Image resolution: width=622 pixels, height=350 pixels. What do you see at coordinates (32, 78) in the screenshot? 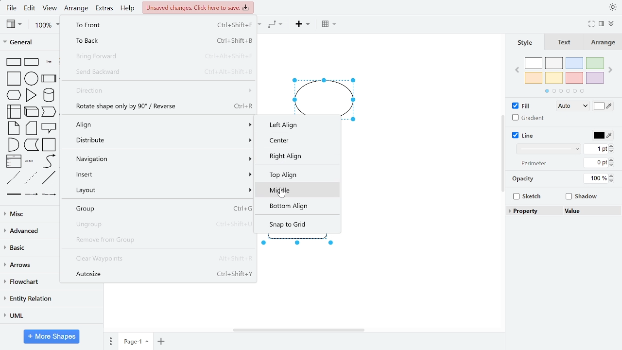
I see `circle` at bounding box center [32, 78].